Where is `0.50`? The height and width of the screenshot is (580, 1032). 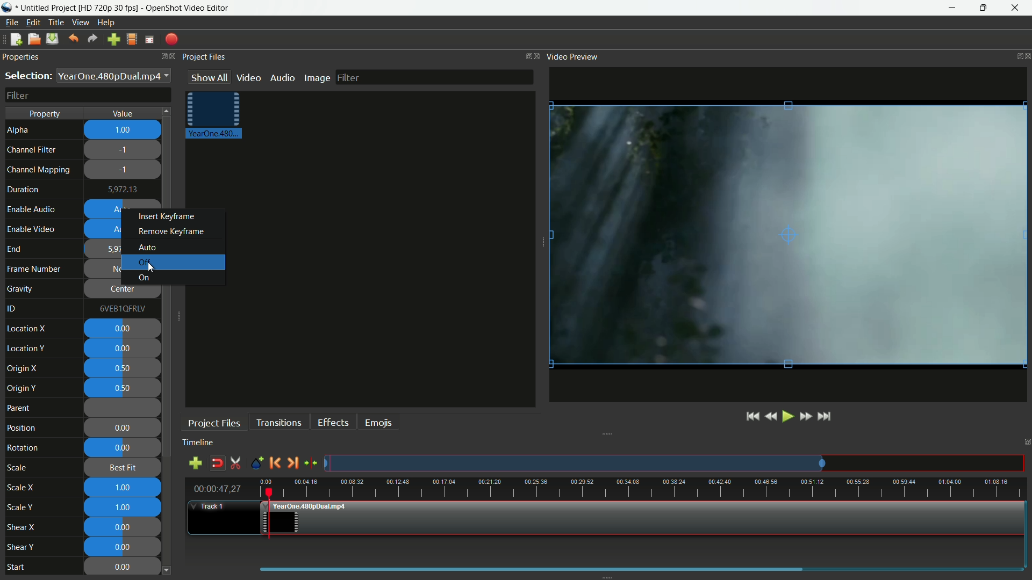
0.50 is located at coordinates (125, 367).